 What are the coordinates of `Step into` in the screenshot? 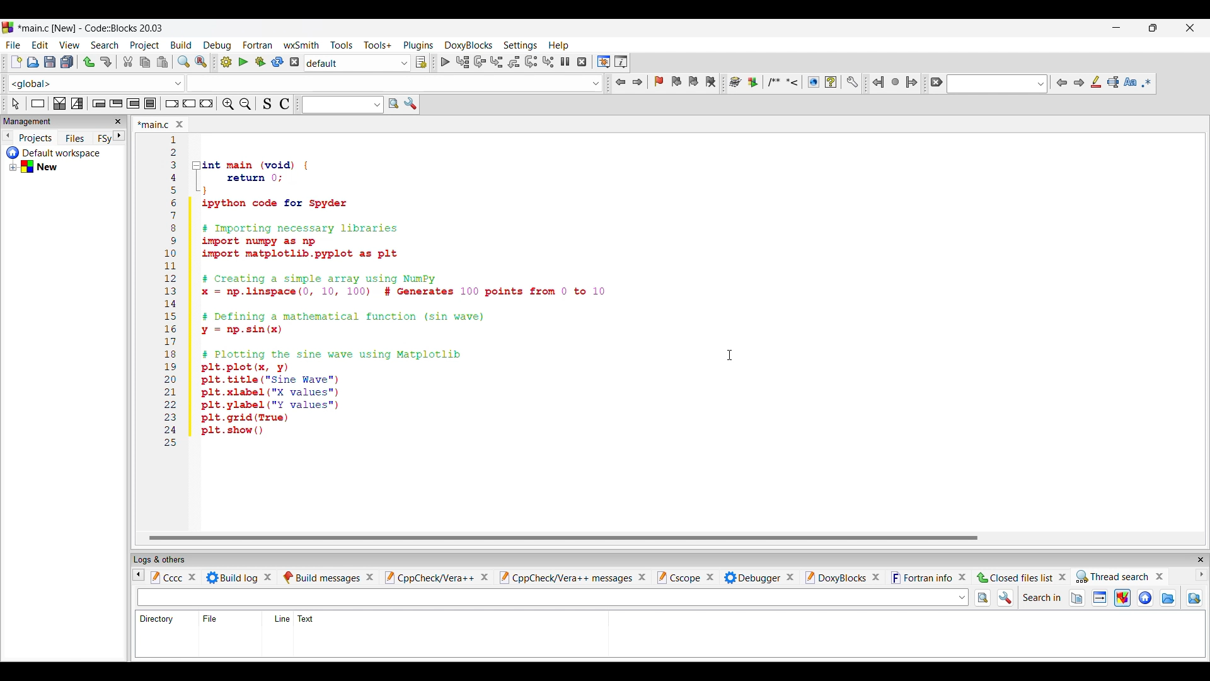 It's located at (495, 61).